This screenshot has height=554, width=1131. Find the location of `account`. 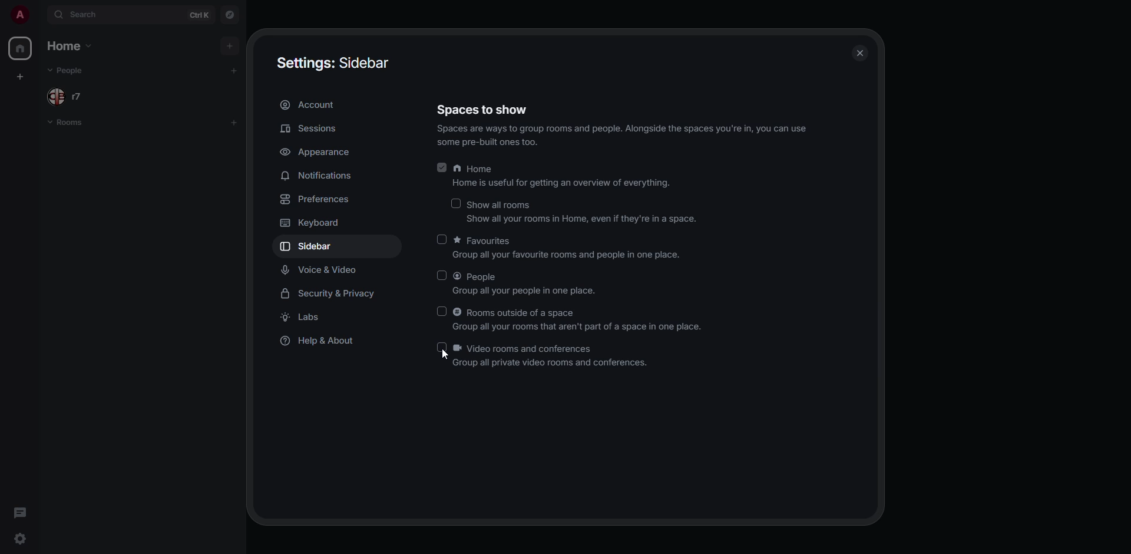

account is located at coordinates (309, 103).